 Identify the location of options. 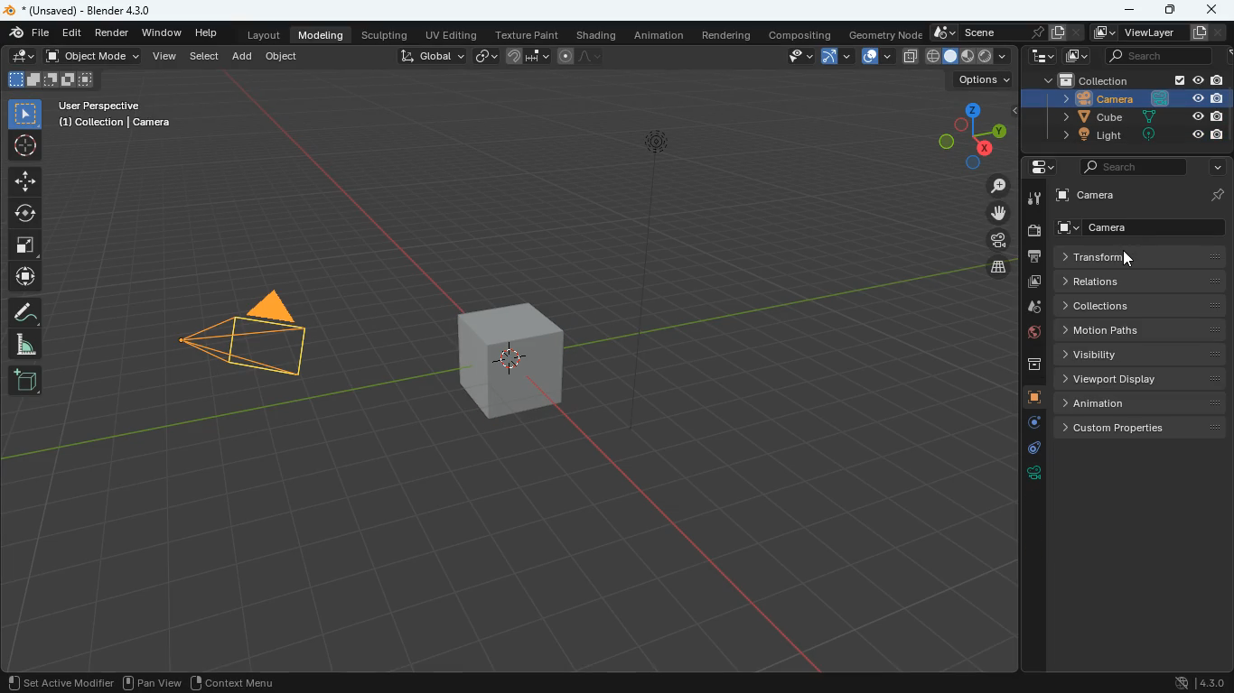
(985, 80).